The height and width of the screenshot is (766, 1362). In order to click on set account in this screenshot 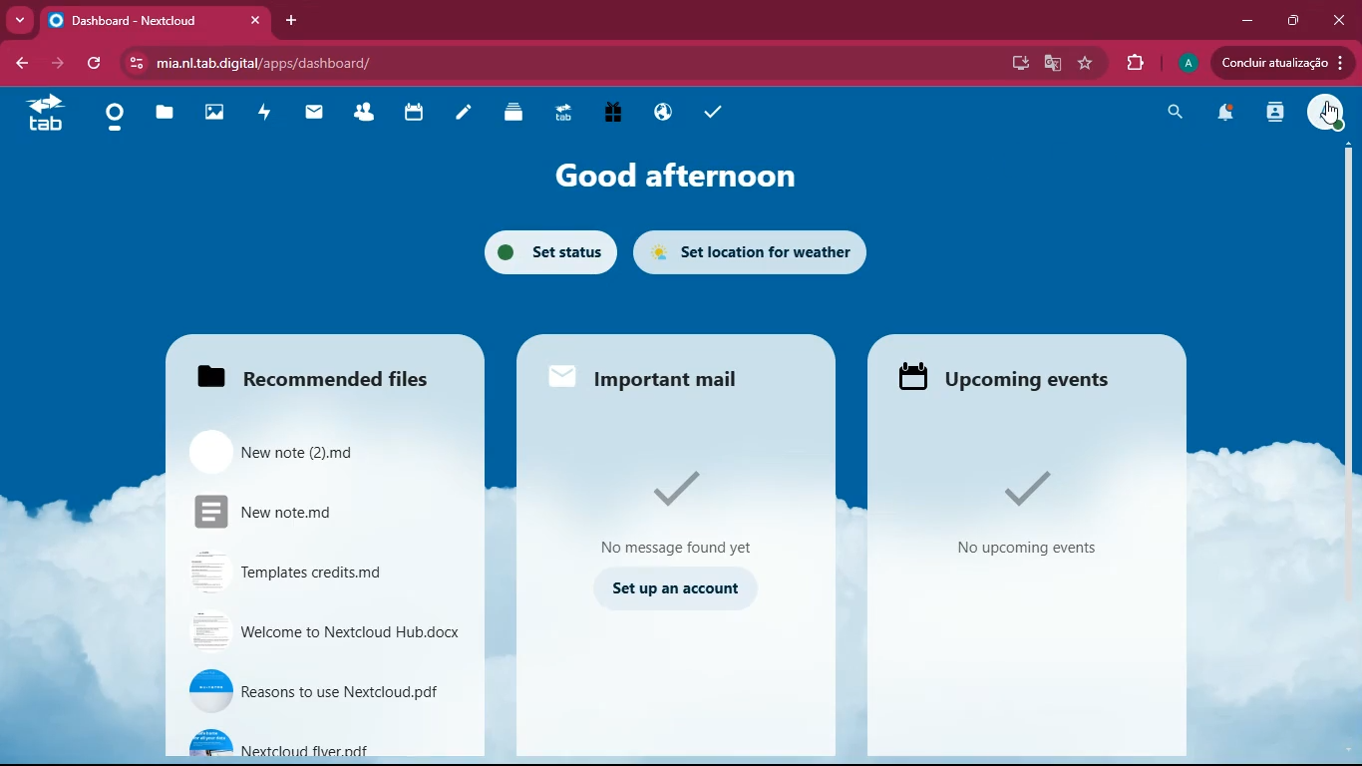, I will do `click(672, 586)`.